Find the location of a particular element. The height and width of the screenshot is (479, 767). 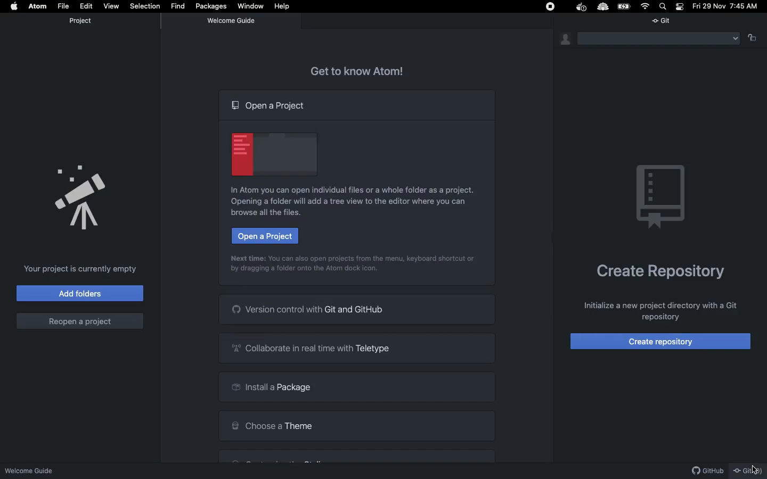

Initialize a new project directory with a Git
repository is located at coordinates (658, 311).